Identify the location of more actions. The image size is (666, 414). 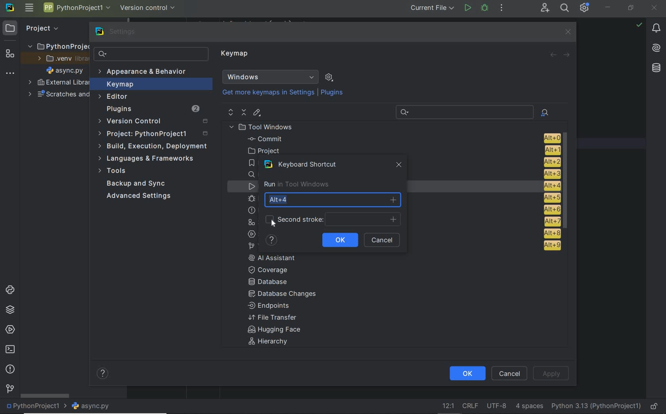
(501, 8).